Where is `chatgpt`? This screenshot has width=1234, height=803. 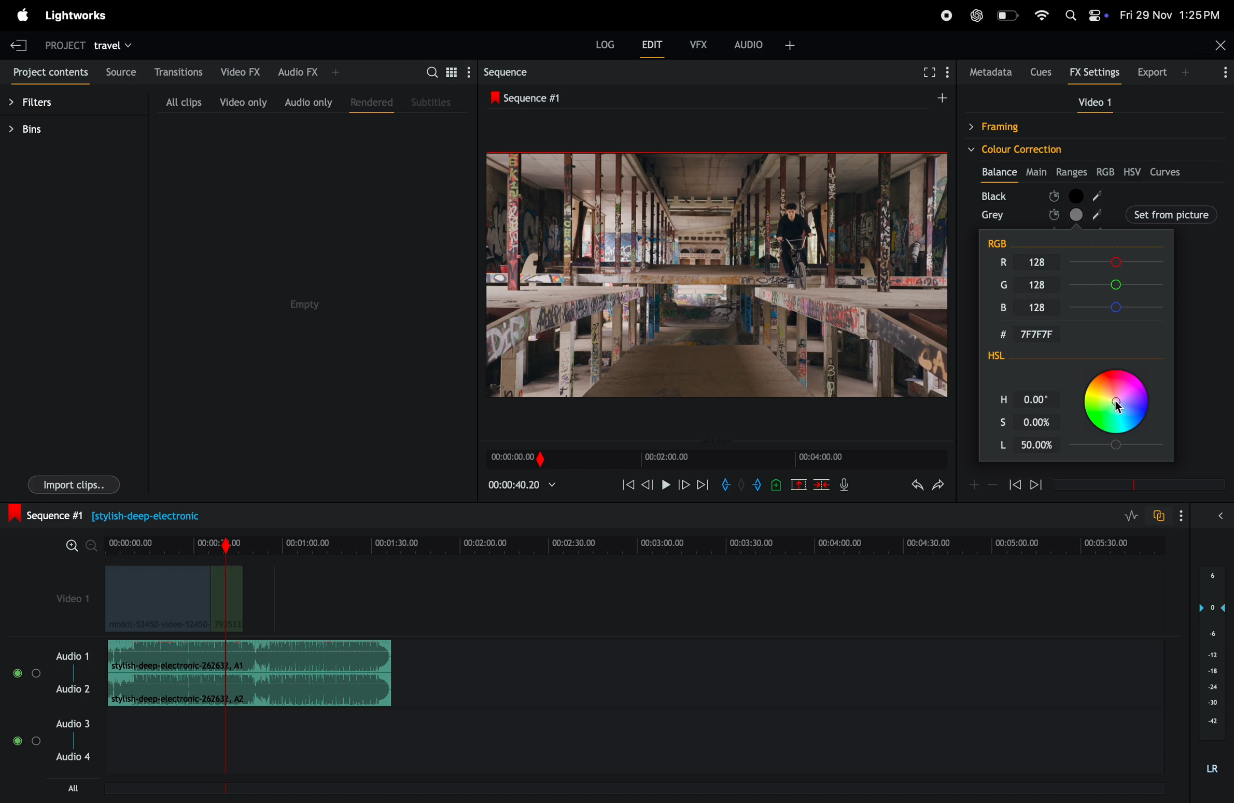
chatgpt is located at coordinates (976, 15).